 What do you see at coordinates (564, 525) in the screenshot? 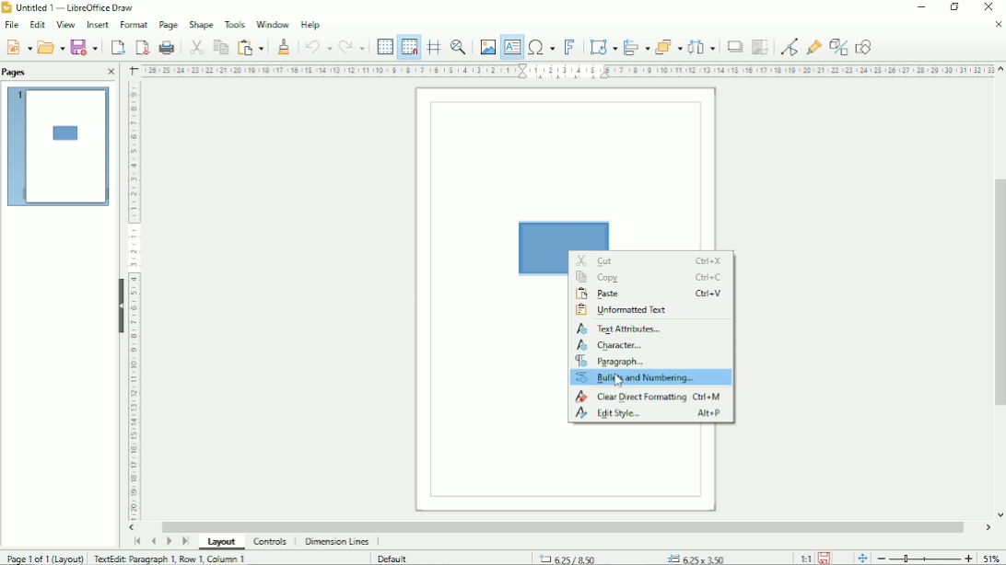
I see `Horizontal scrollbar` at bounding box center [564, 525].